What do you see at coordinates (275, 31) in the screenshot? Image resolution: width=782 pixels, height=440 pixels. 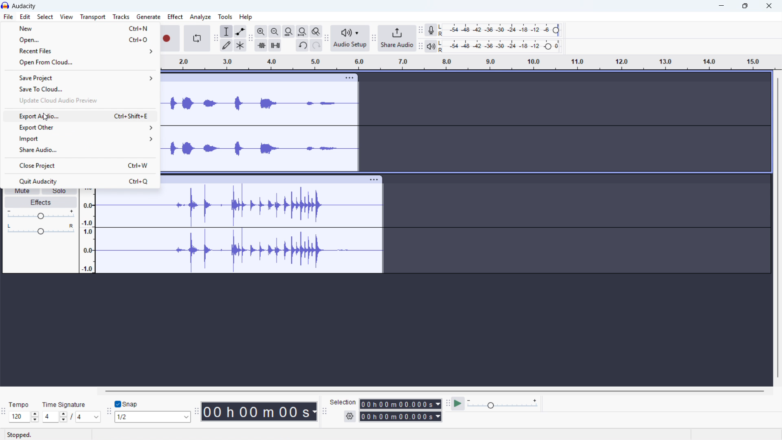 I see `Zoom out` at bounding box center [275, 31].